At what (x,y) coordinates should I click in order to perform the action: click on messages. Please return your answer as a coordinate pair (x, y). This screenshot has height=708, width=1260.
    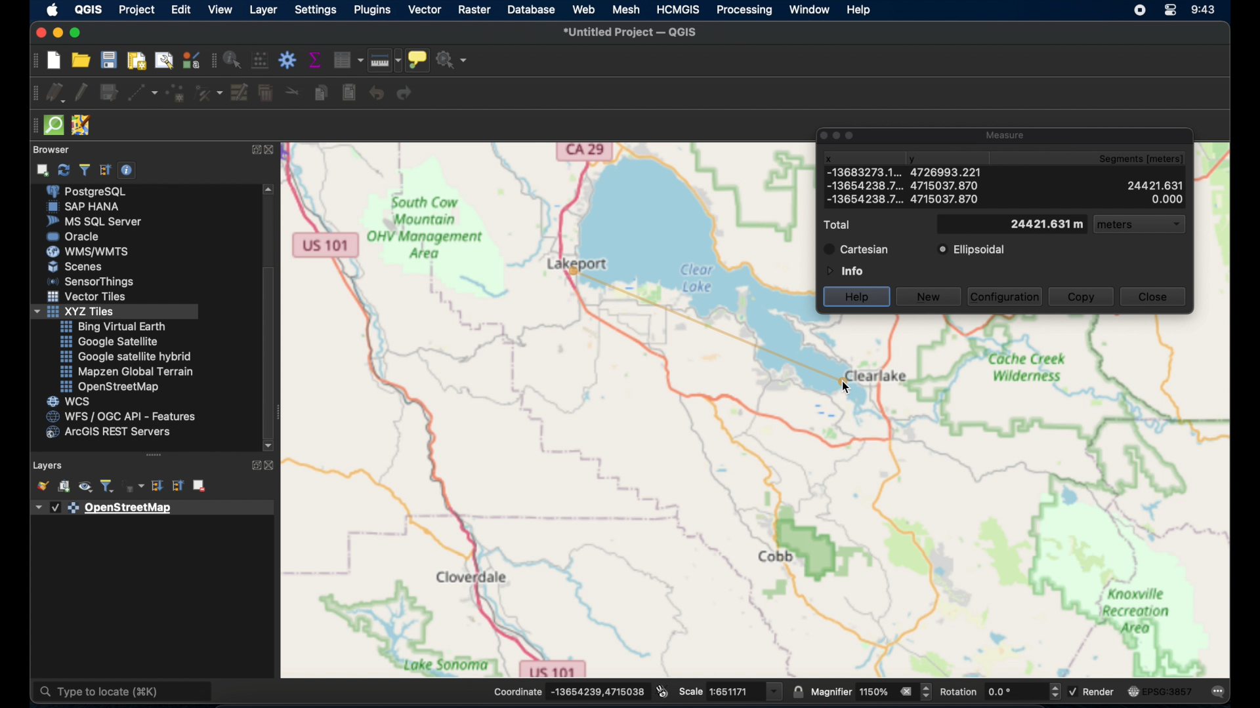
    Looking at the image, I should click on (1219, 692).